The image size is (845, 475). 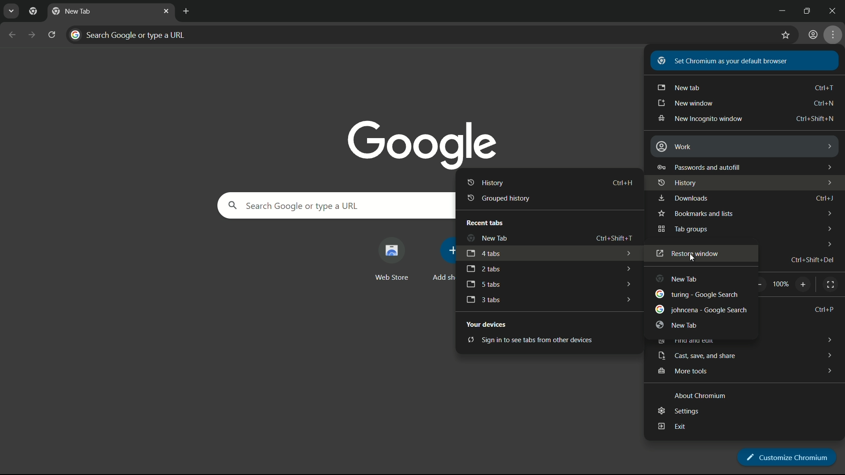 What do you see at coordinates (627, 269) in the screenshot?
I see `dropdown arrows` at bounding box center [627, 269].